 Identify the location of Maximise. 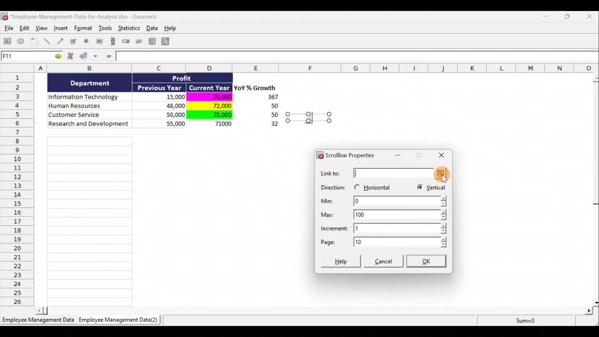
(571, 16).